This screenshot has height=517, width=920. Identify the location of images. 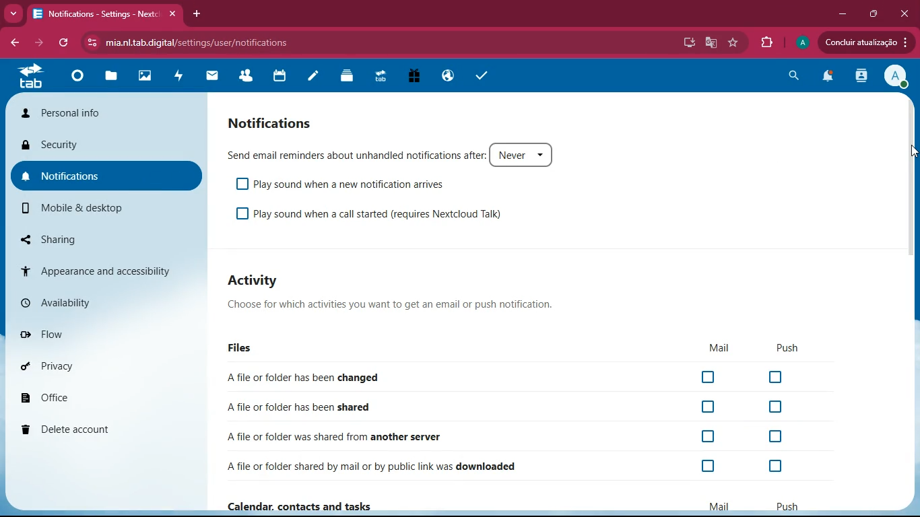
(143, 75).